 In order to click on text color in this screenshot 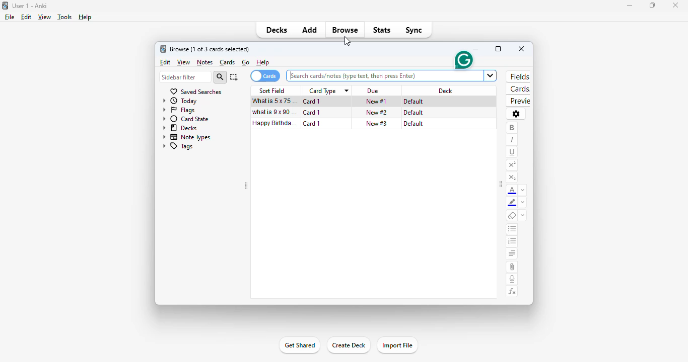, I will do `click(513, 190)`.